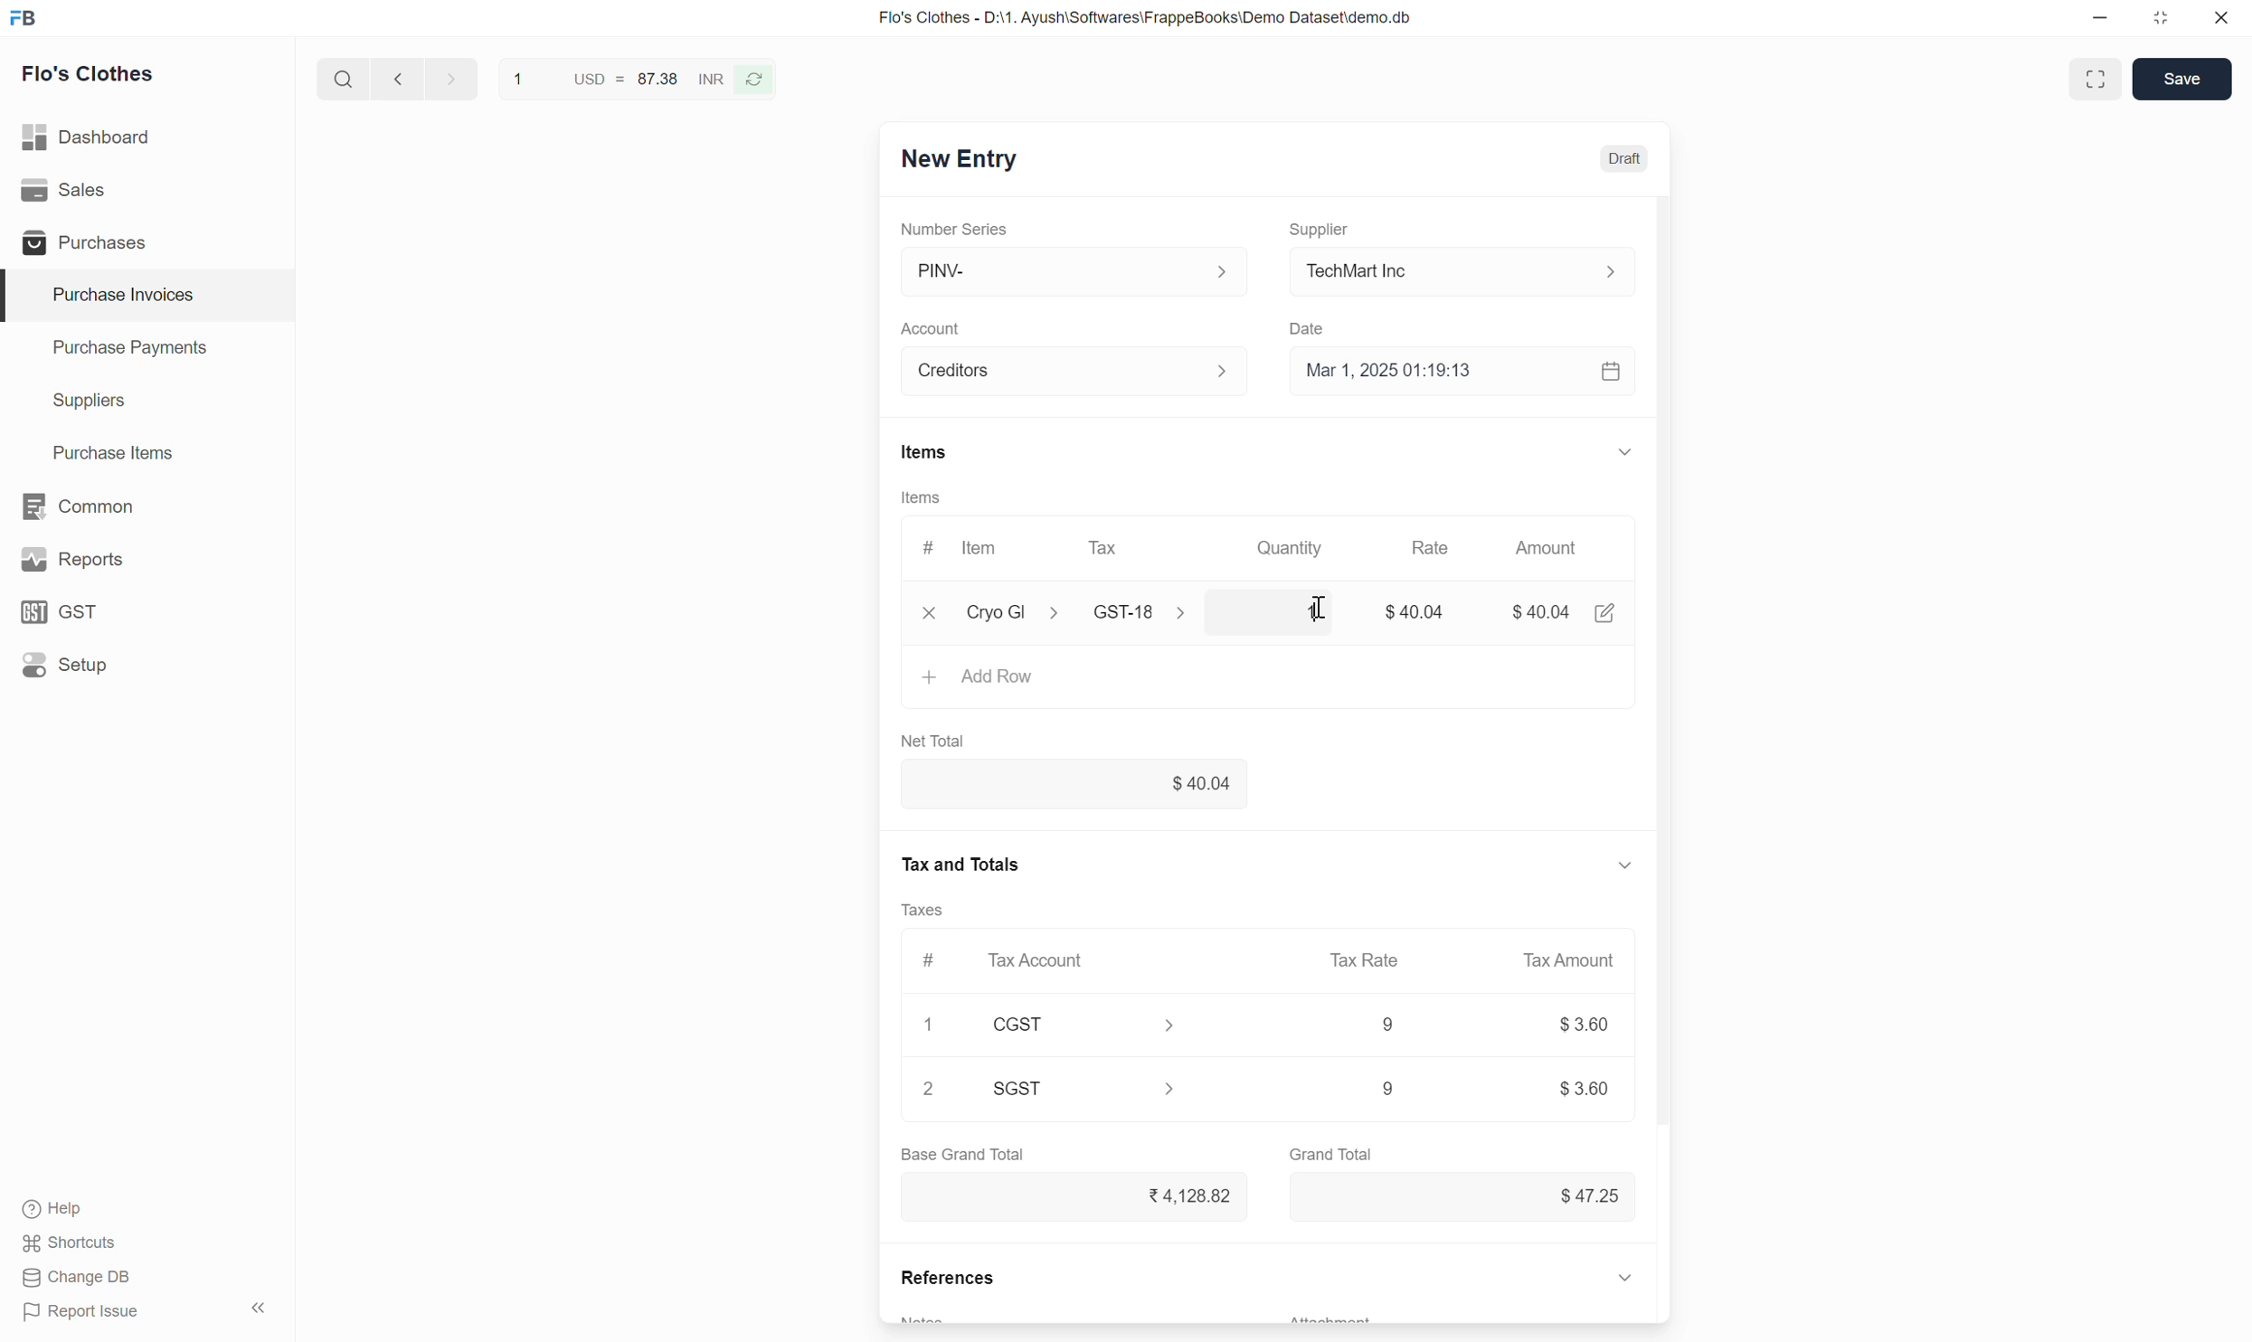  I want to click on $40.04, so click(1545, 610).